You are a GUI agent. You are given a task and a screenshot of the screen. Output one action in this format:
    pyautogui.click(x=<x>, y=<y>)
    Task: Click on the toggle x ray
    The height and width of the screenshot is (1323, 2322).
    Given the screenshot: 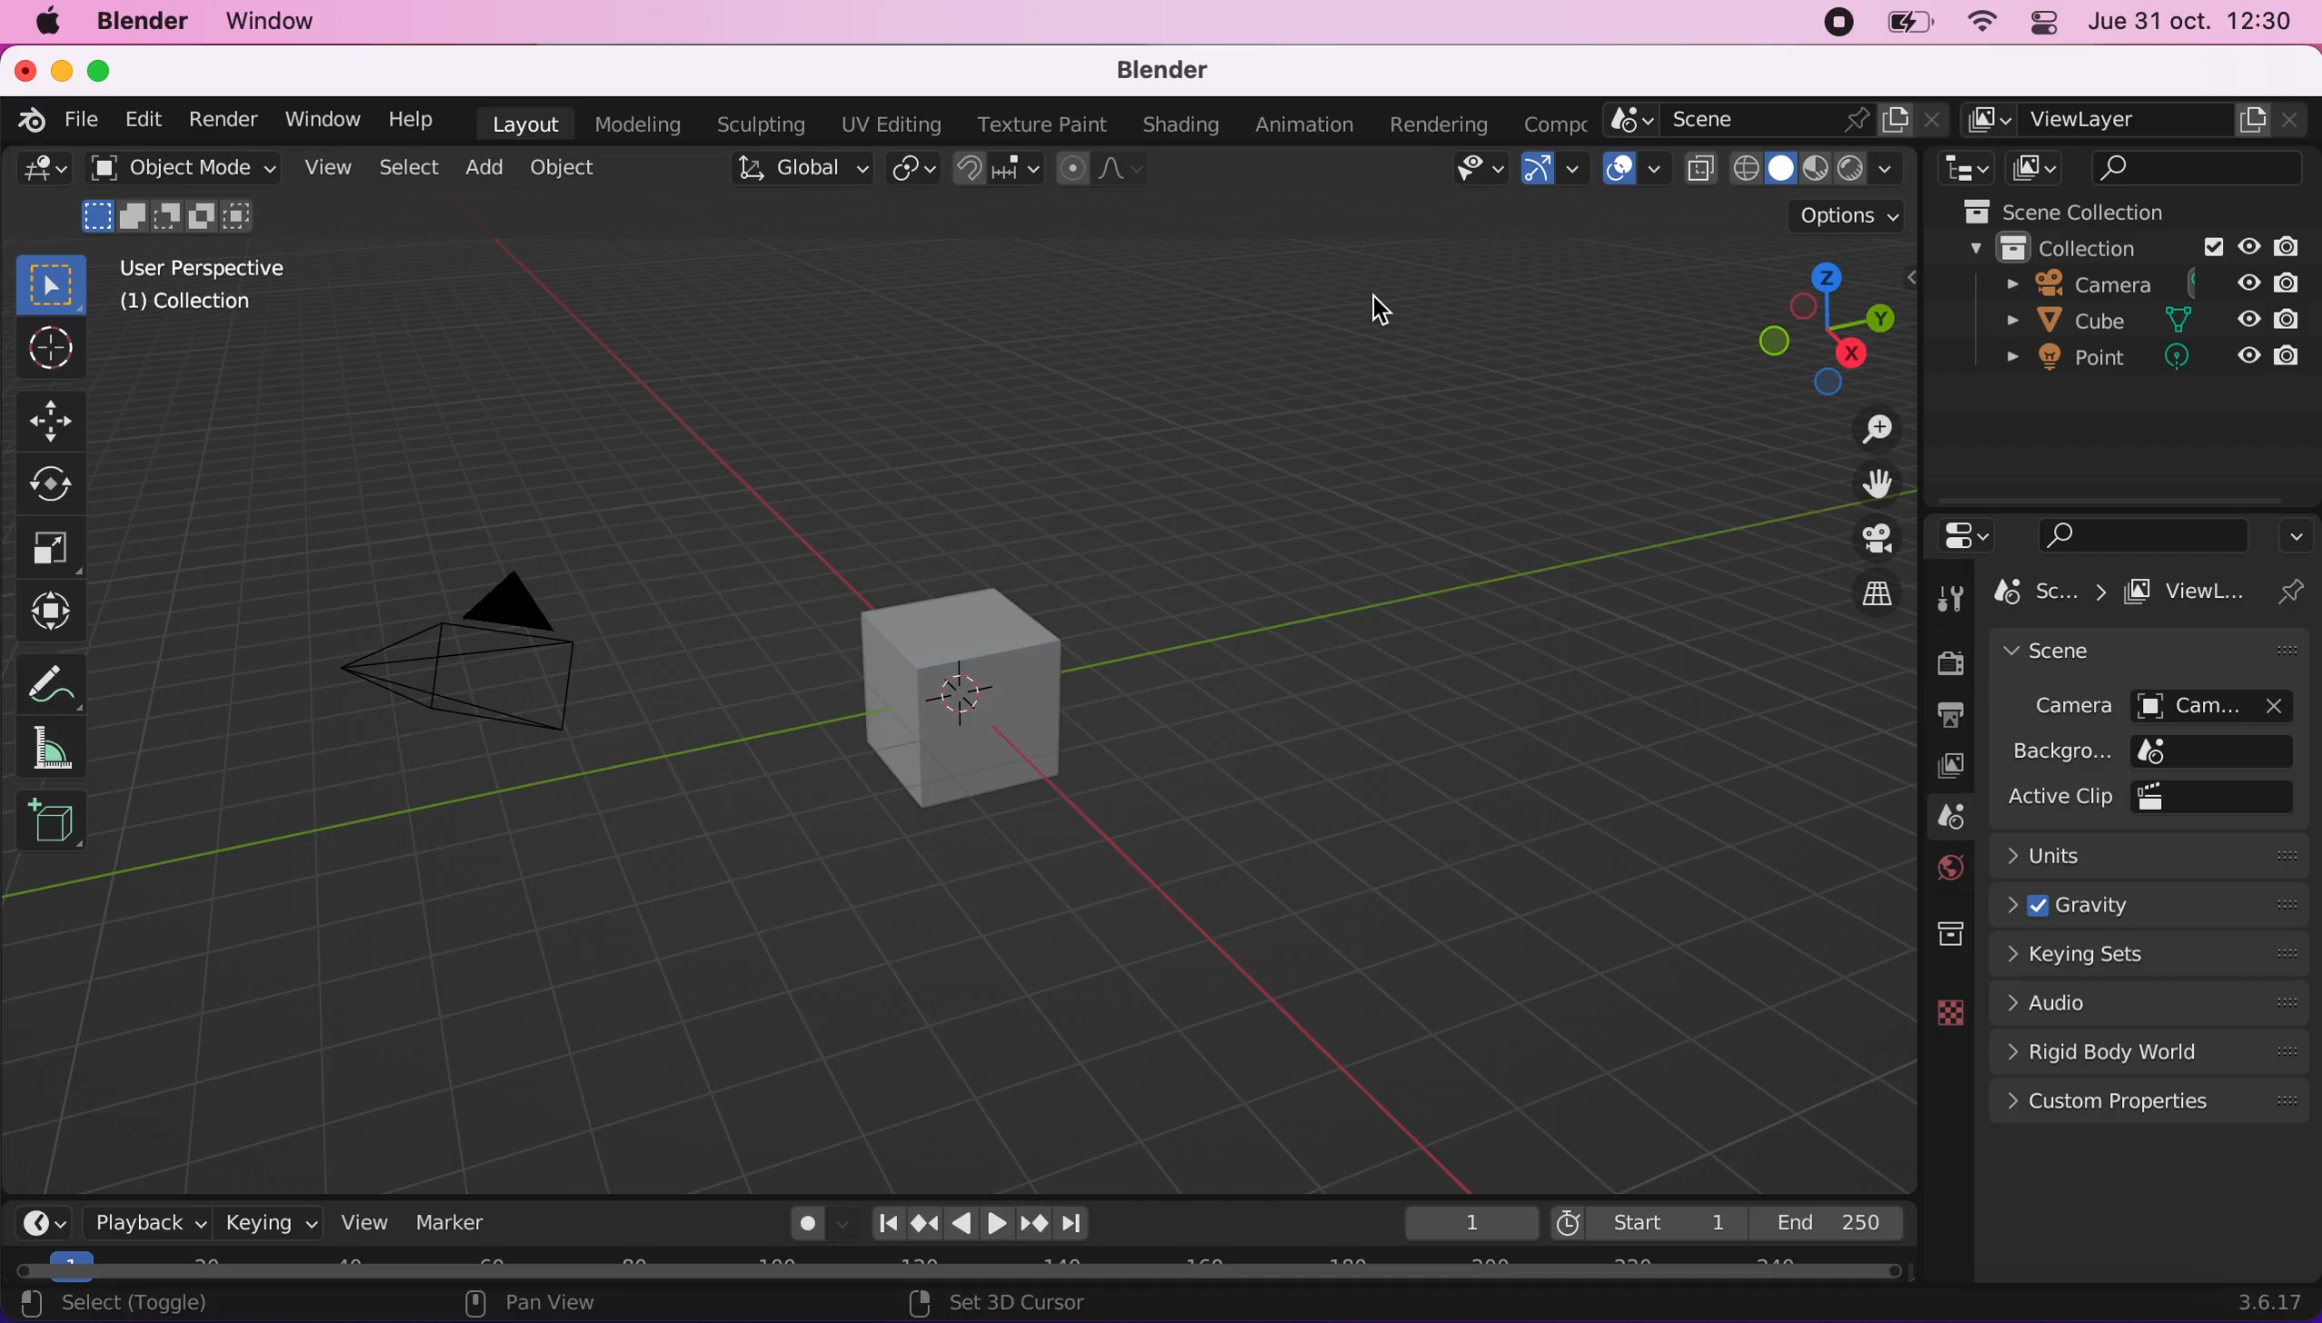 What is the action you would take?
    pyautogui.click(x=1701, y=173)
    